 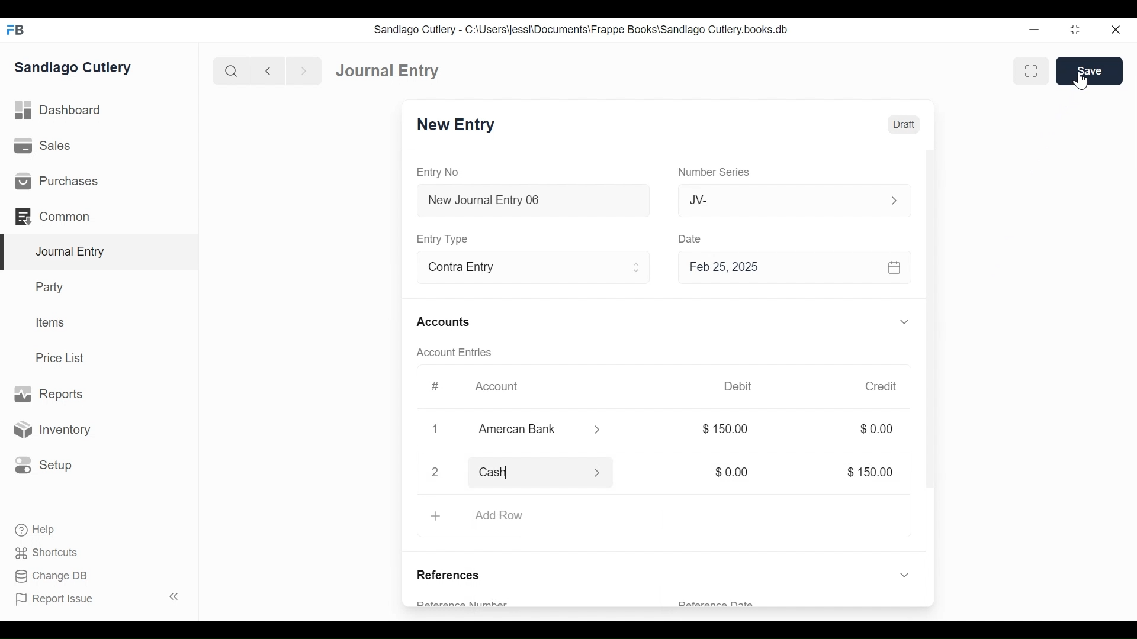 What do you see at coordinates (48, 395) in the screenshot?
I see `Reports` at bounding box center [48, 395].